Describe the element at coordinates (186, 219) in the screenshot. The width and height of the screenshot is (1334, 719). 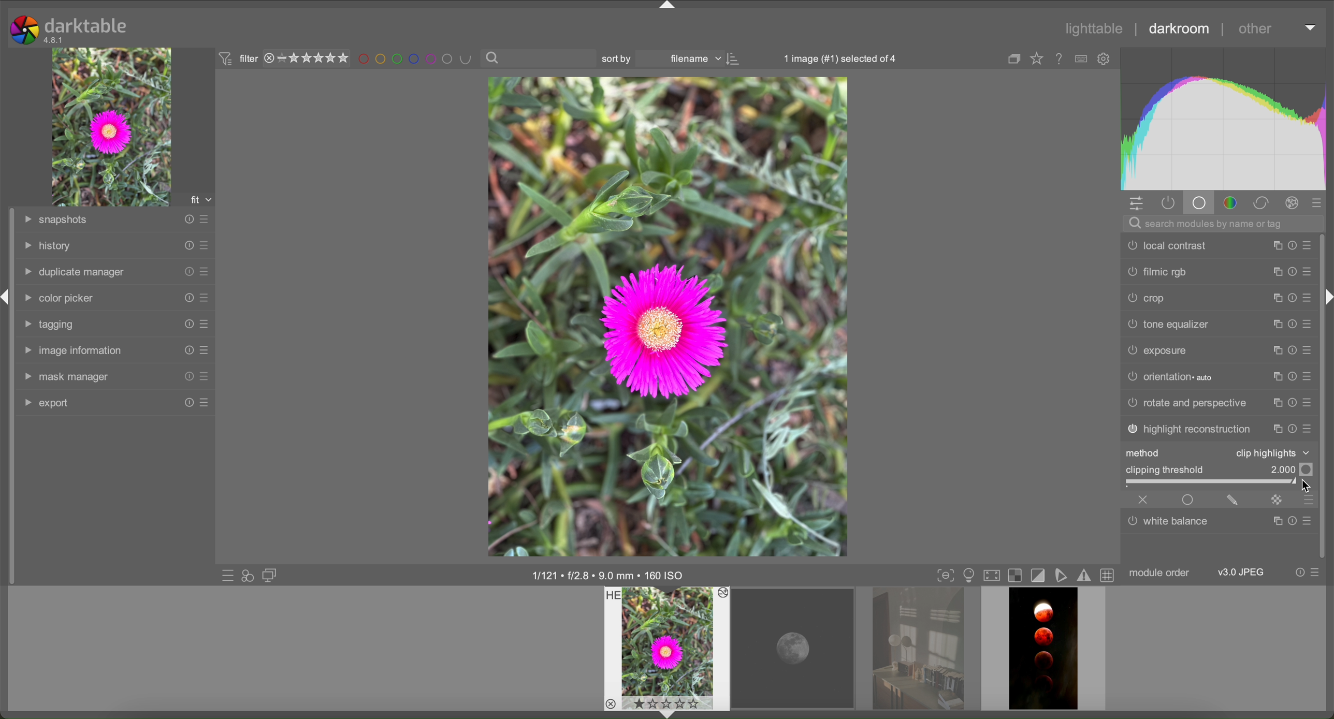
I see `reset presets` at that location.